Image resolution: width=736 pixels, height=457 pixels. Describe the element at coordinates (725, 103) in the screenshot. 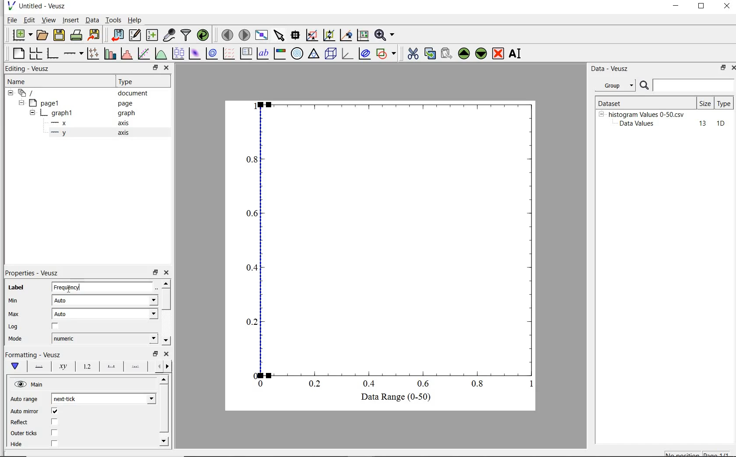

I see `type` at that location.